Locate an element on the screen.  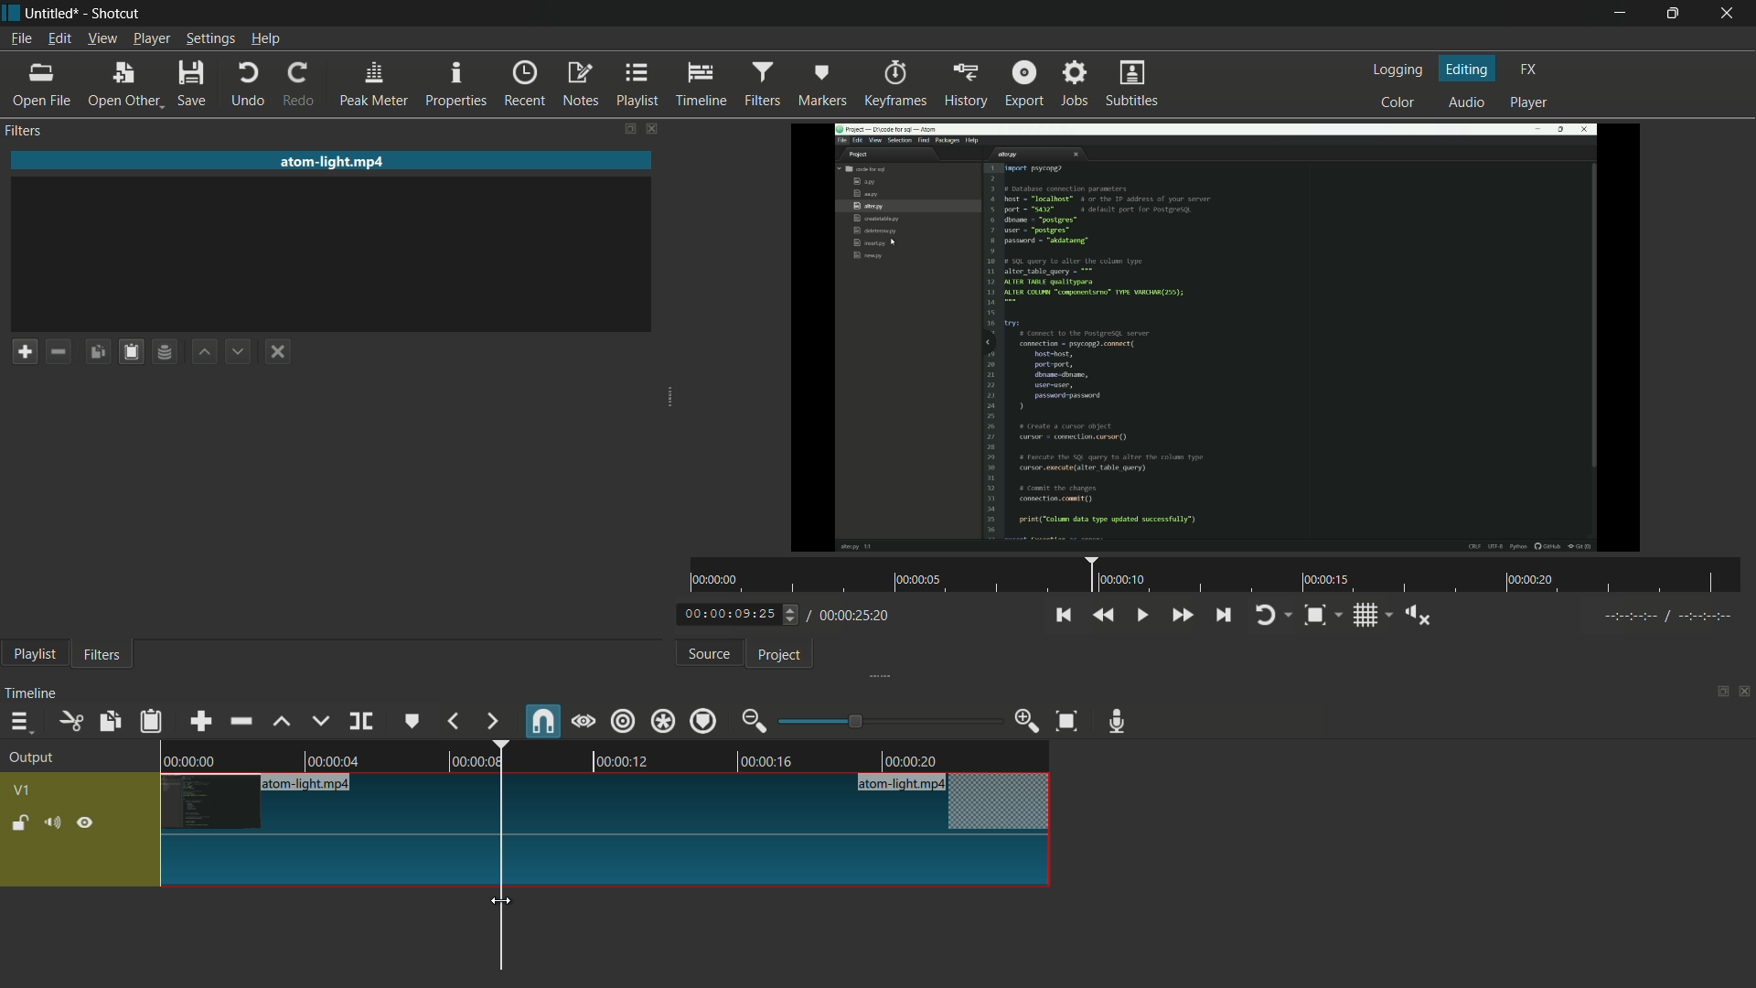
overwrite is located at coordinates (320, 721).